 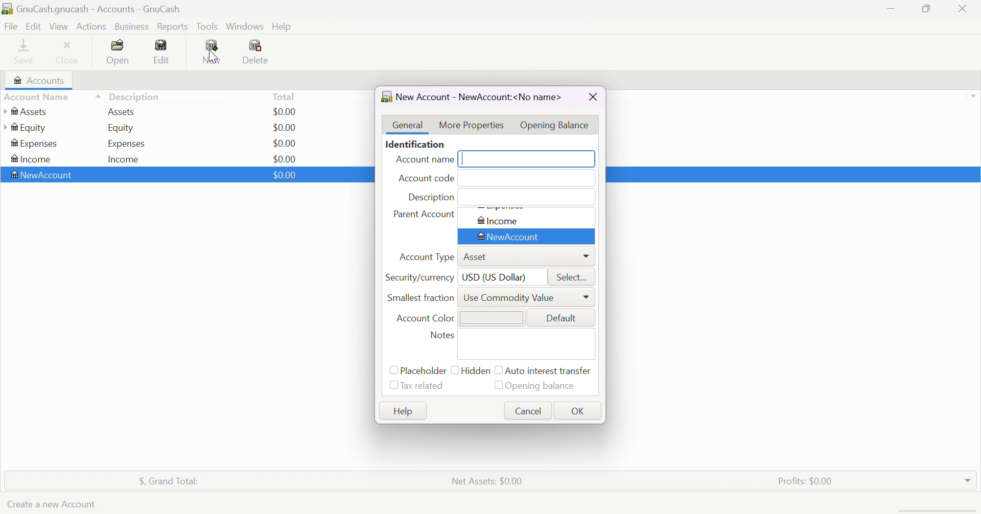 What do you see at coordinates (286, 144) in the screenshot?
I see `$0.00` at bounding box center [286, 144].